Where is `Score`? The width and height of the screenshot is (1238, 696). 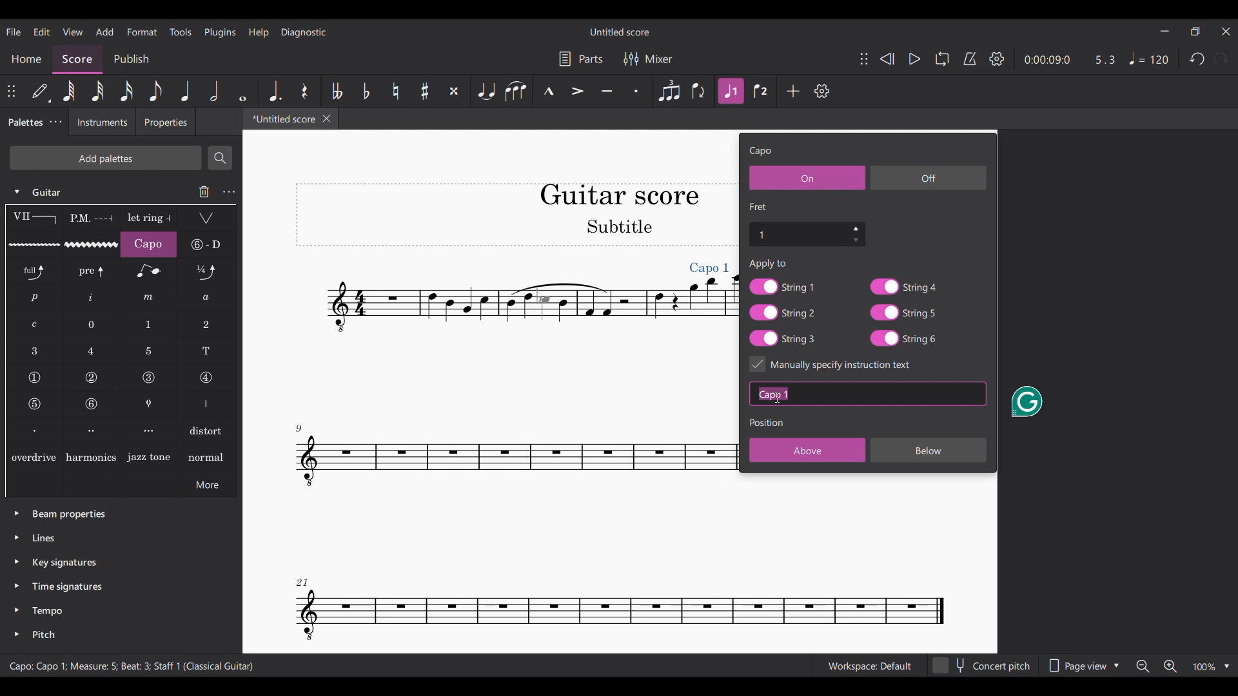 Score is located at coordinates (78, 59).